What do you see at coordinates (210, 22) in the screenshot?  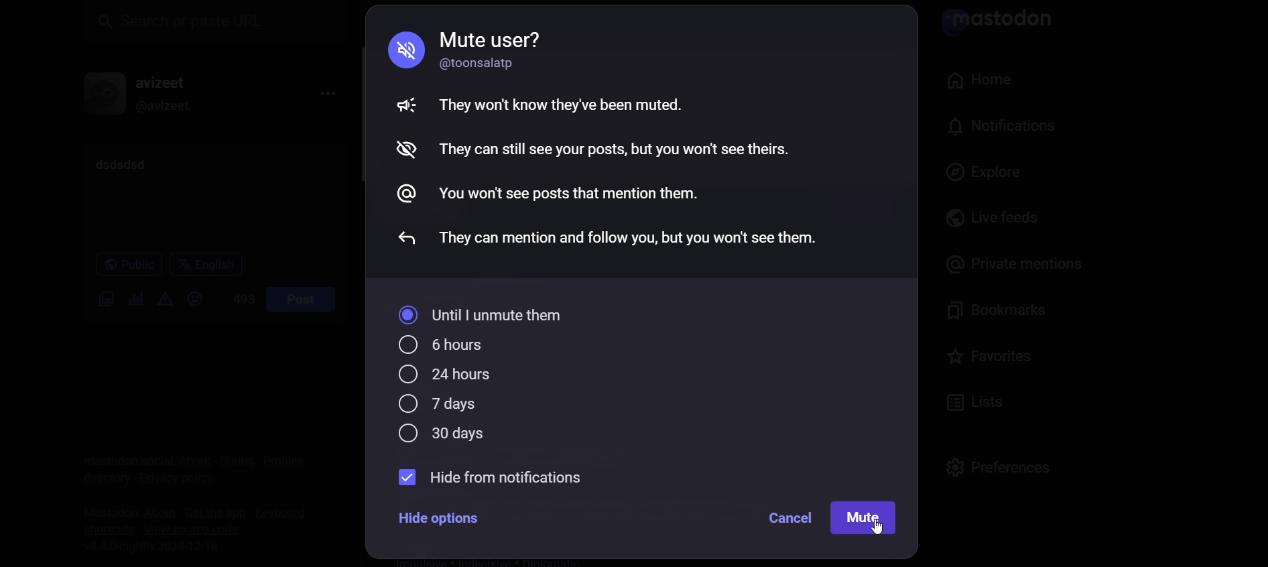 I see `search` at bounding box center [210, 22].